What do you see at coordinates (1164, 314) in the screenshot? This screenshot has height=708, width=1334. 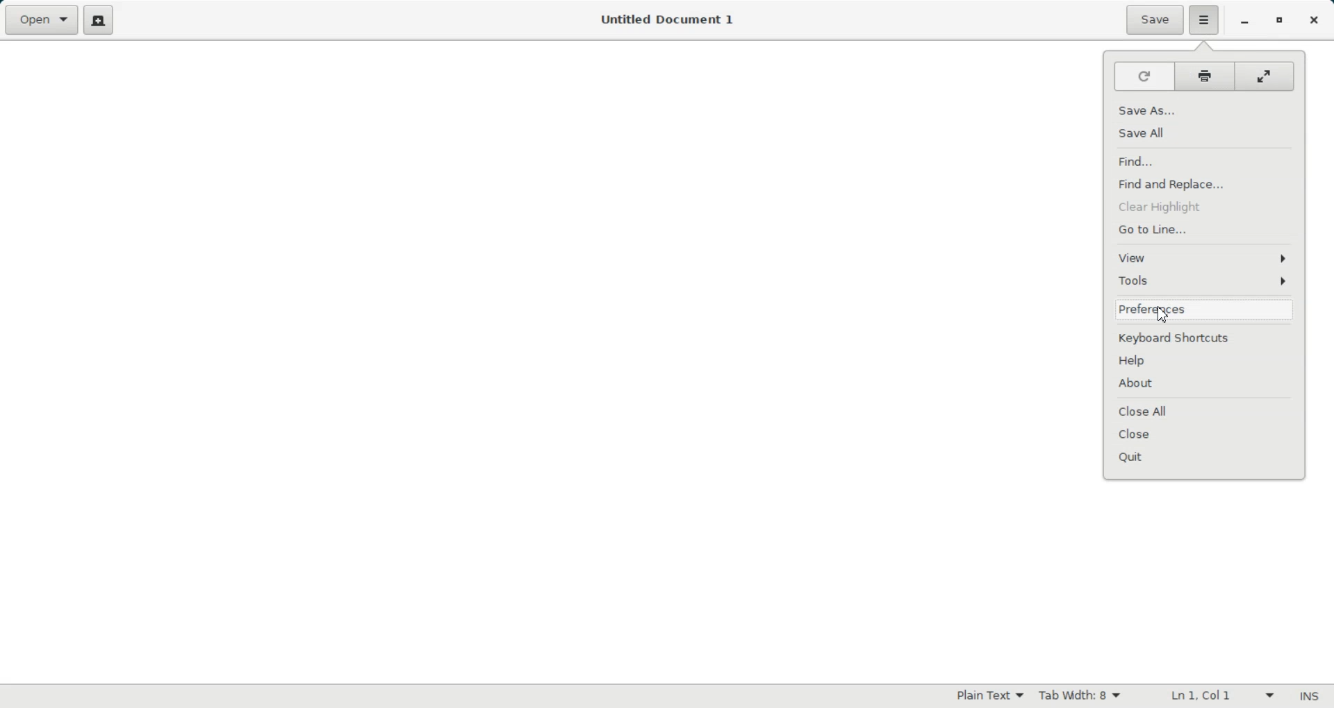 I see `Cursor` at bounding box center [1164, 314].